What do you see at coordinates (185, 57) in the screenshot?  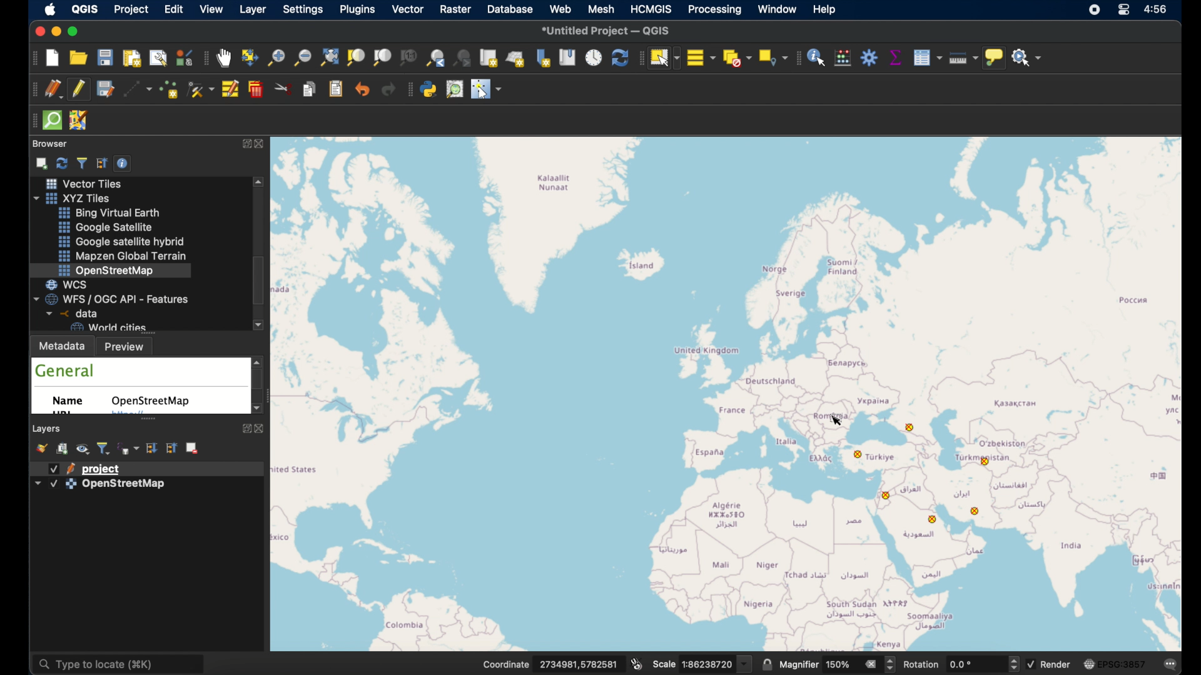 I see `style manager` at bounding box center [185, 57].